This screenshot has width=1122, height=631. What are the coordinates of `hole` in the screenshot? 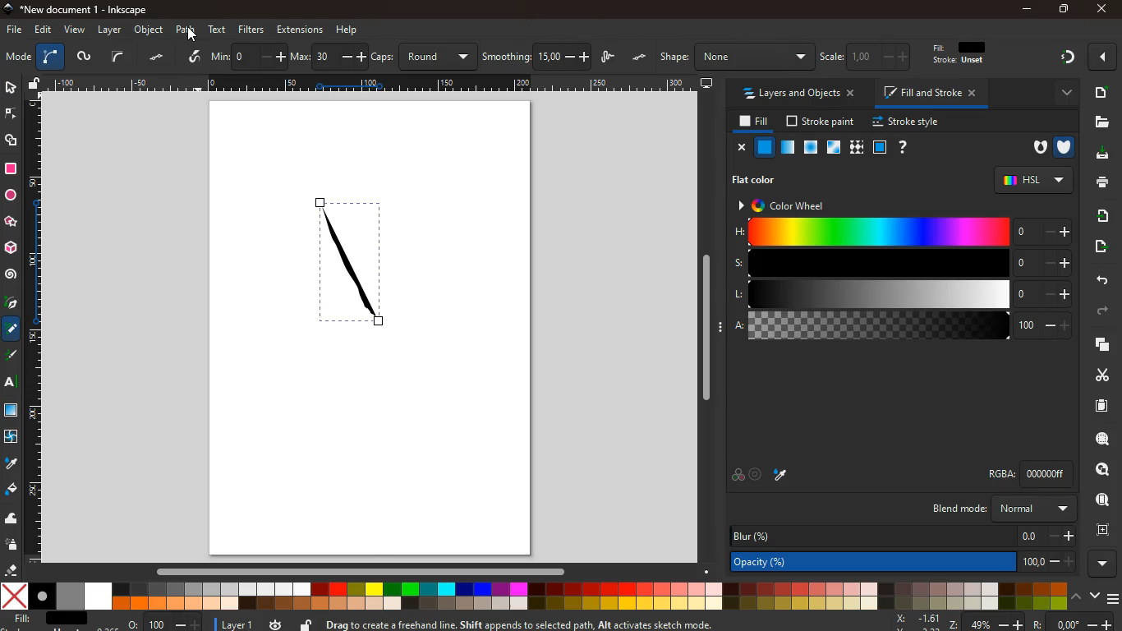 It's located at (1035, 150).